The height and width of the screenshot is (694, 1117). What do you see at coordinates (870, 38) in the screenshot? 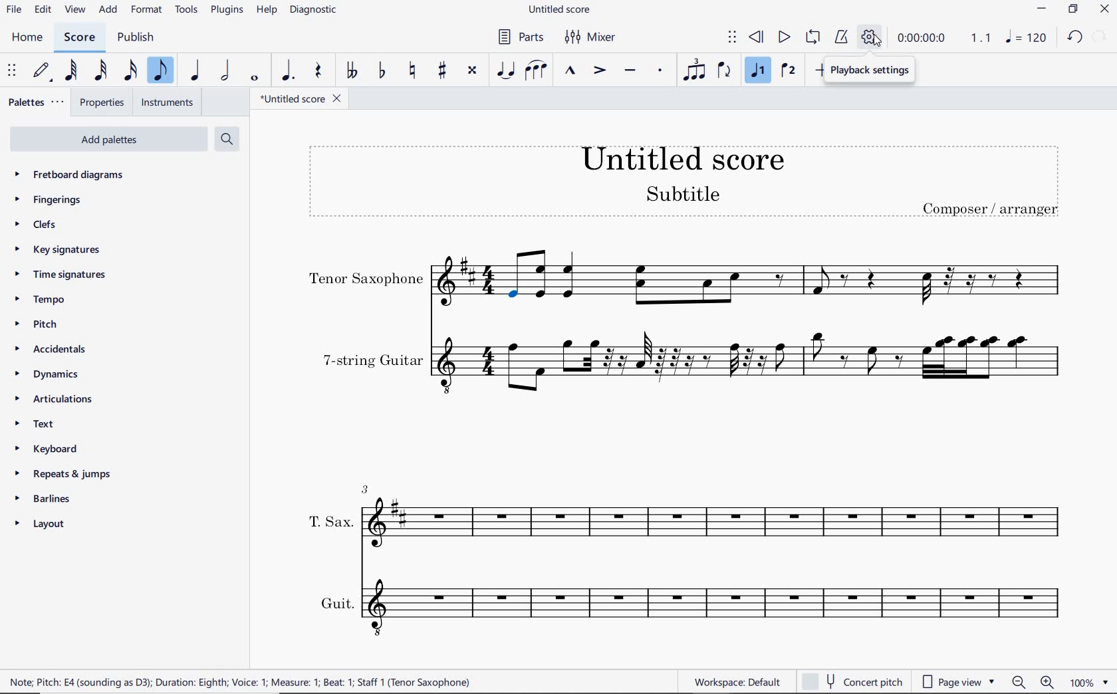
I see `PLAYBACK SETTINGS` at bounding box center [870, 38].